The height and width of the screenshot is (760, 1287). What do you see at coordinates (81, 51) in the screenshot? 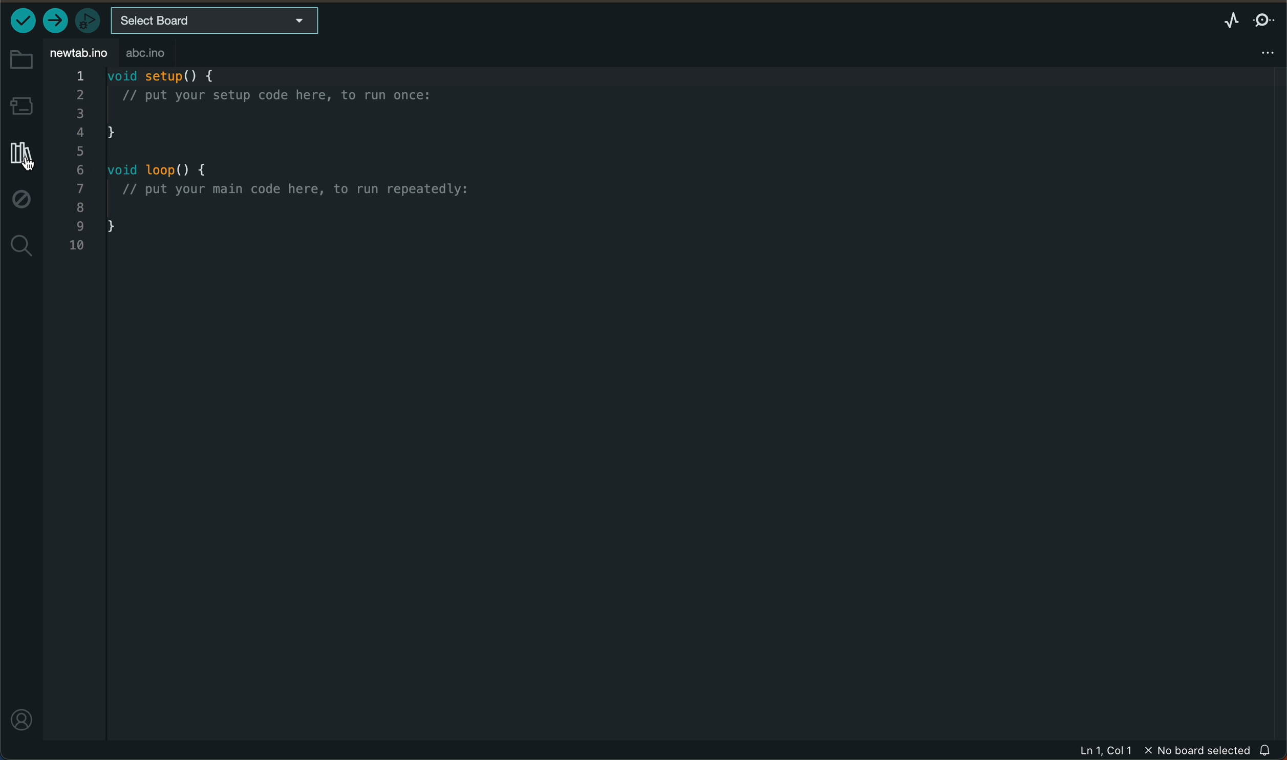
I see `file tab` at bounding box center [81, 51].